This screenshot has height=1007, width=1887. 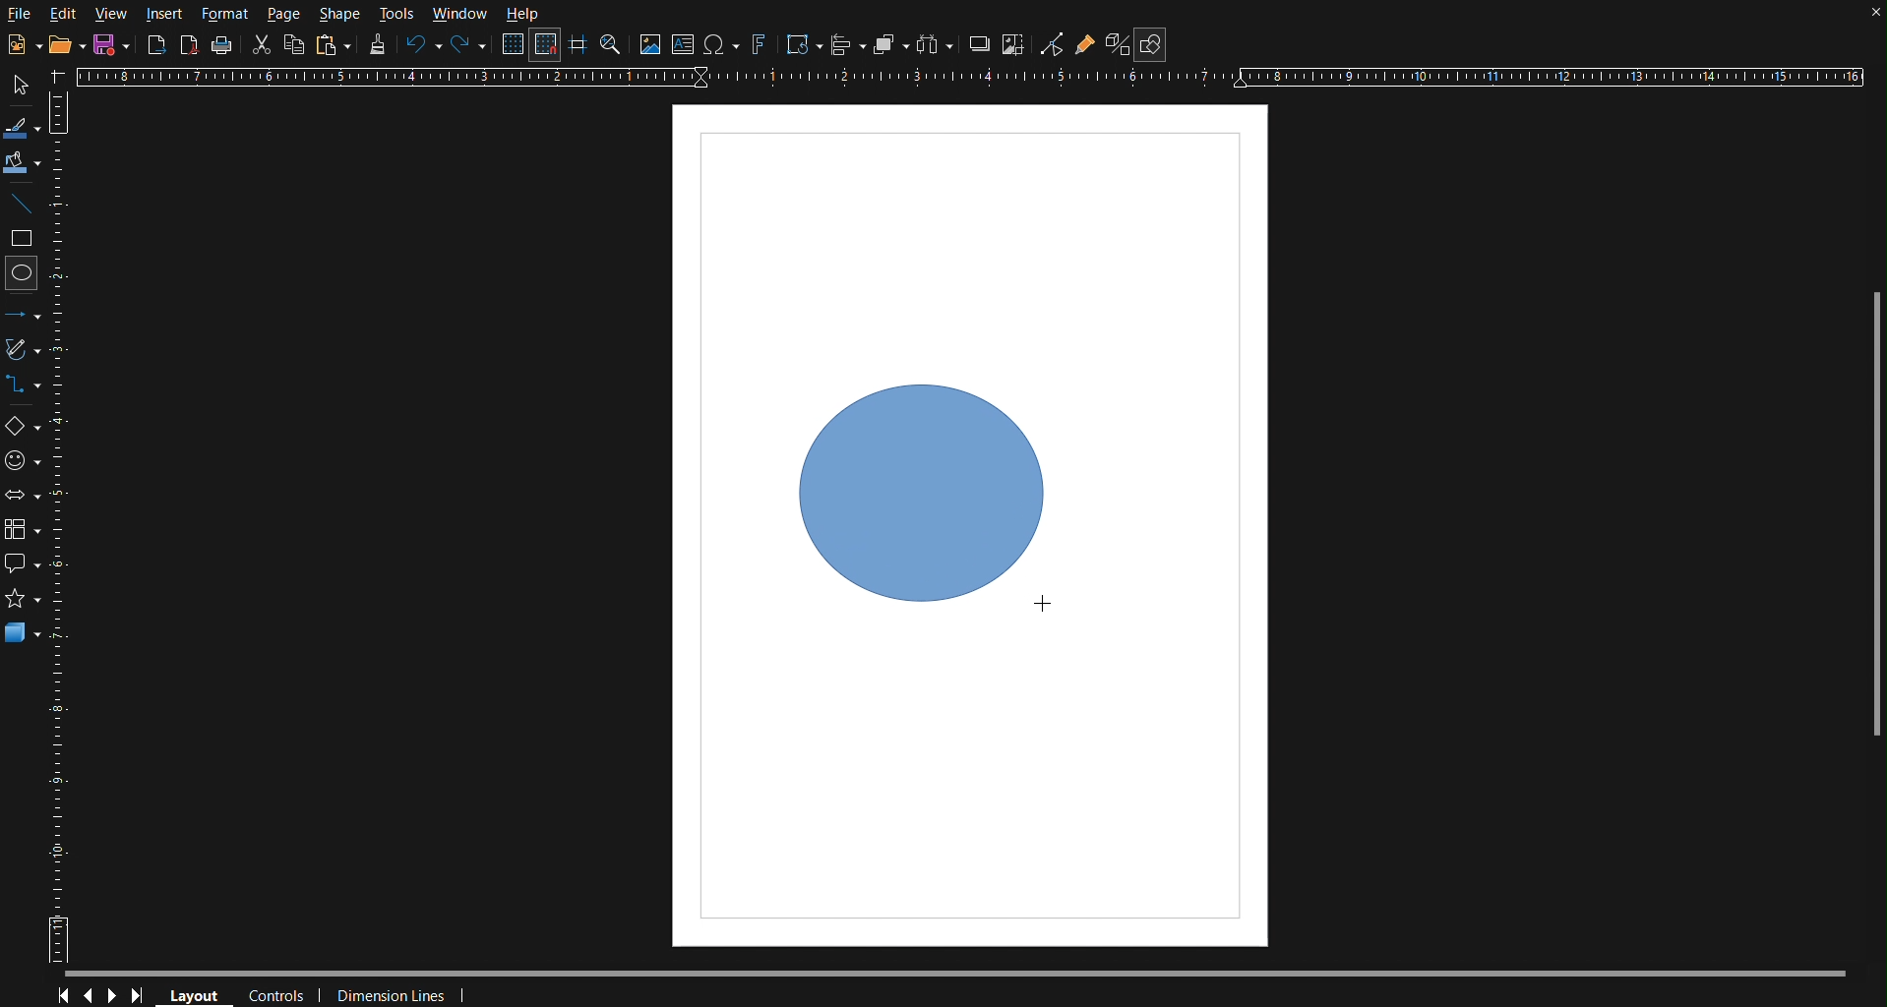 What do you see at coordinates (26, 126) in the screenshot?
I see `Line Color` at bounding box center [26, 126].